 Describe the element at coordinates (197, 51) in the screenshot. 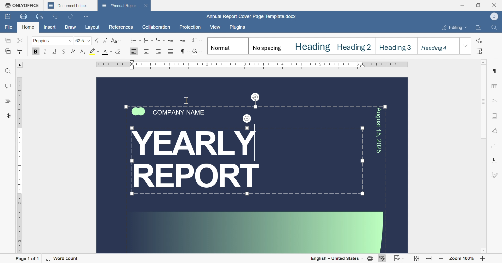

I see `shading` at that location.